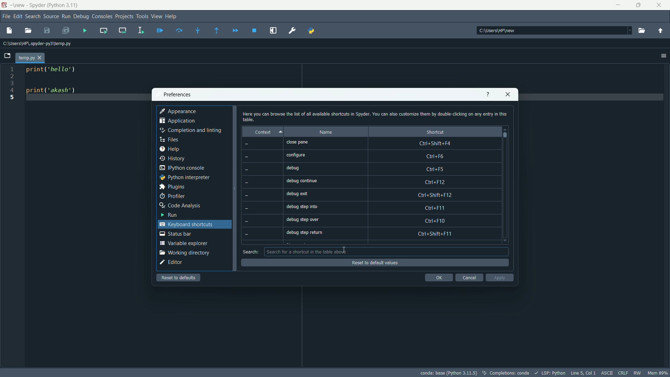  I want to click on python interpreter , so click(184, 177).